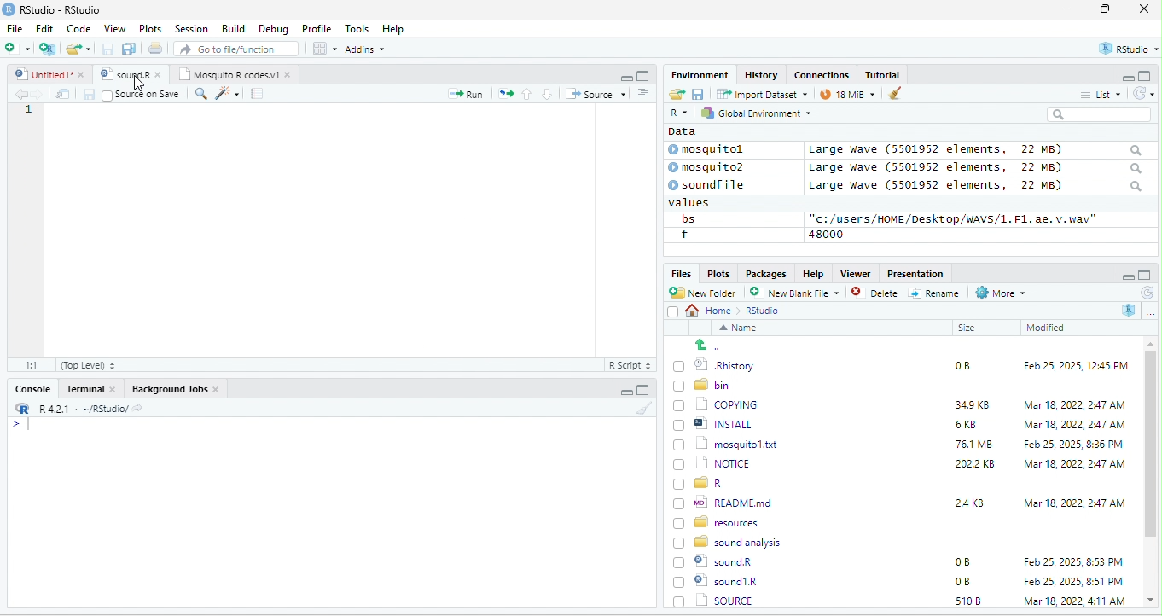  Describe the element at coordinates (976, 465) in the screenshot. I see `2022 KB` at that location.